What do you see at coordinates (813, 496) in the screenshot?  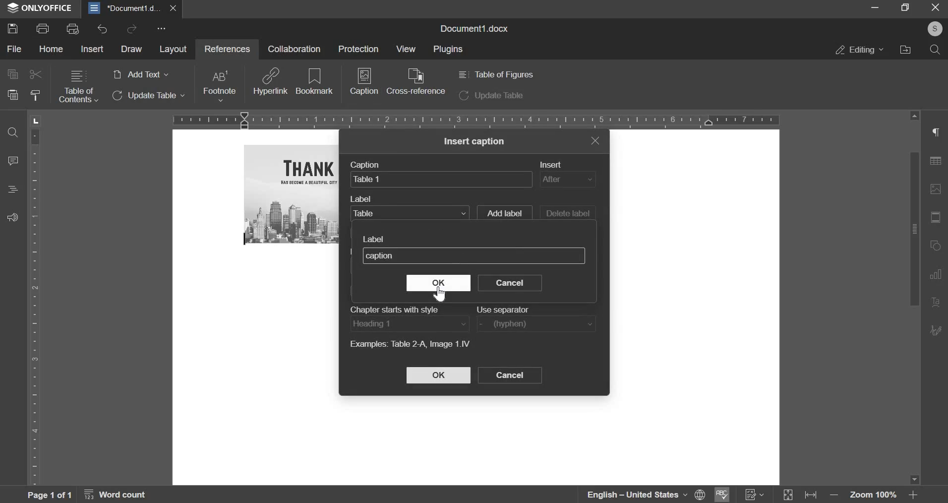 I see `fit` at bounding box center [813, 496].